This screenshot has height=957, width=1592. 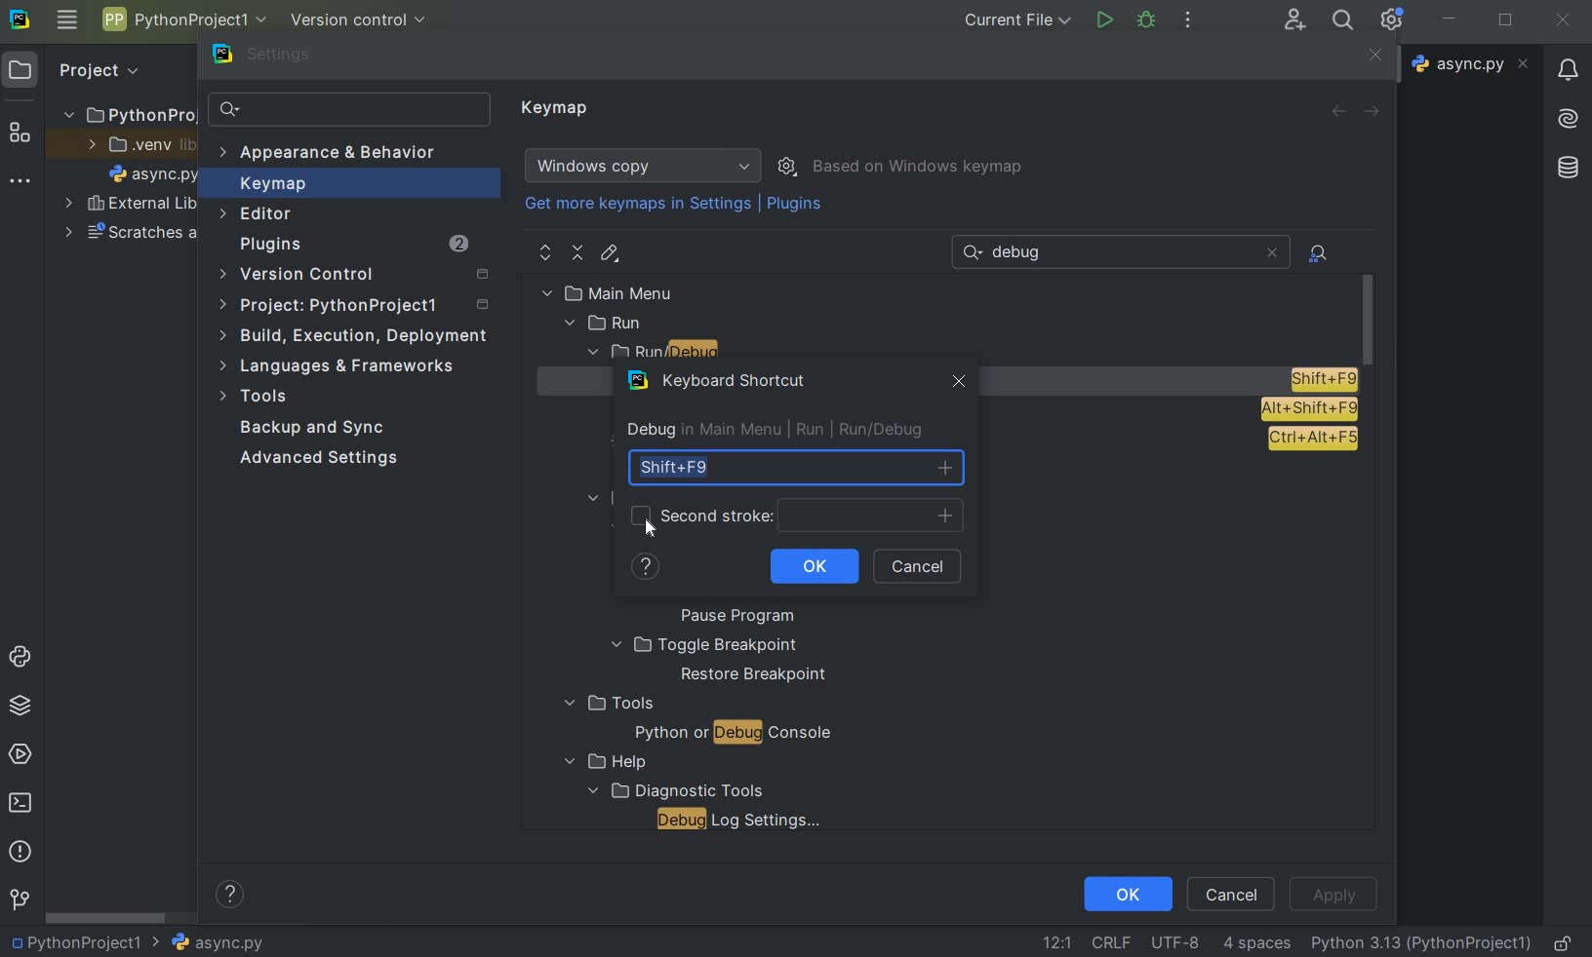 What do you see at coordinates (1566, 113) in the screenshot?
I see `AI asistant` at bounding box center [1566, 113].